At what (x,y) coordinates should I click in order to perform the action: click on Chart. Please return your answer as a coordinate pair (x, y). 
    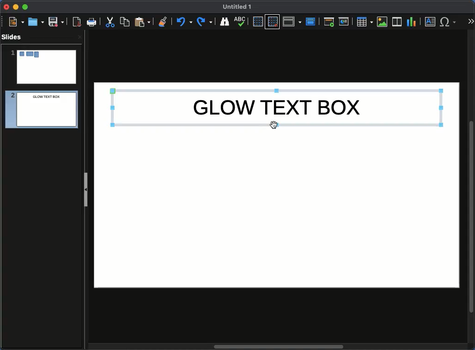
    Looking at the image, I should click on (411, 22).